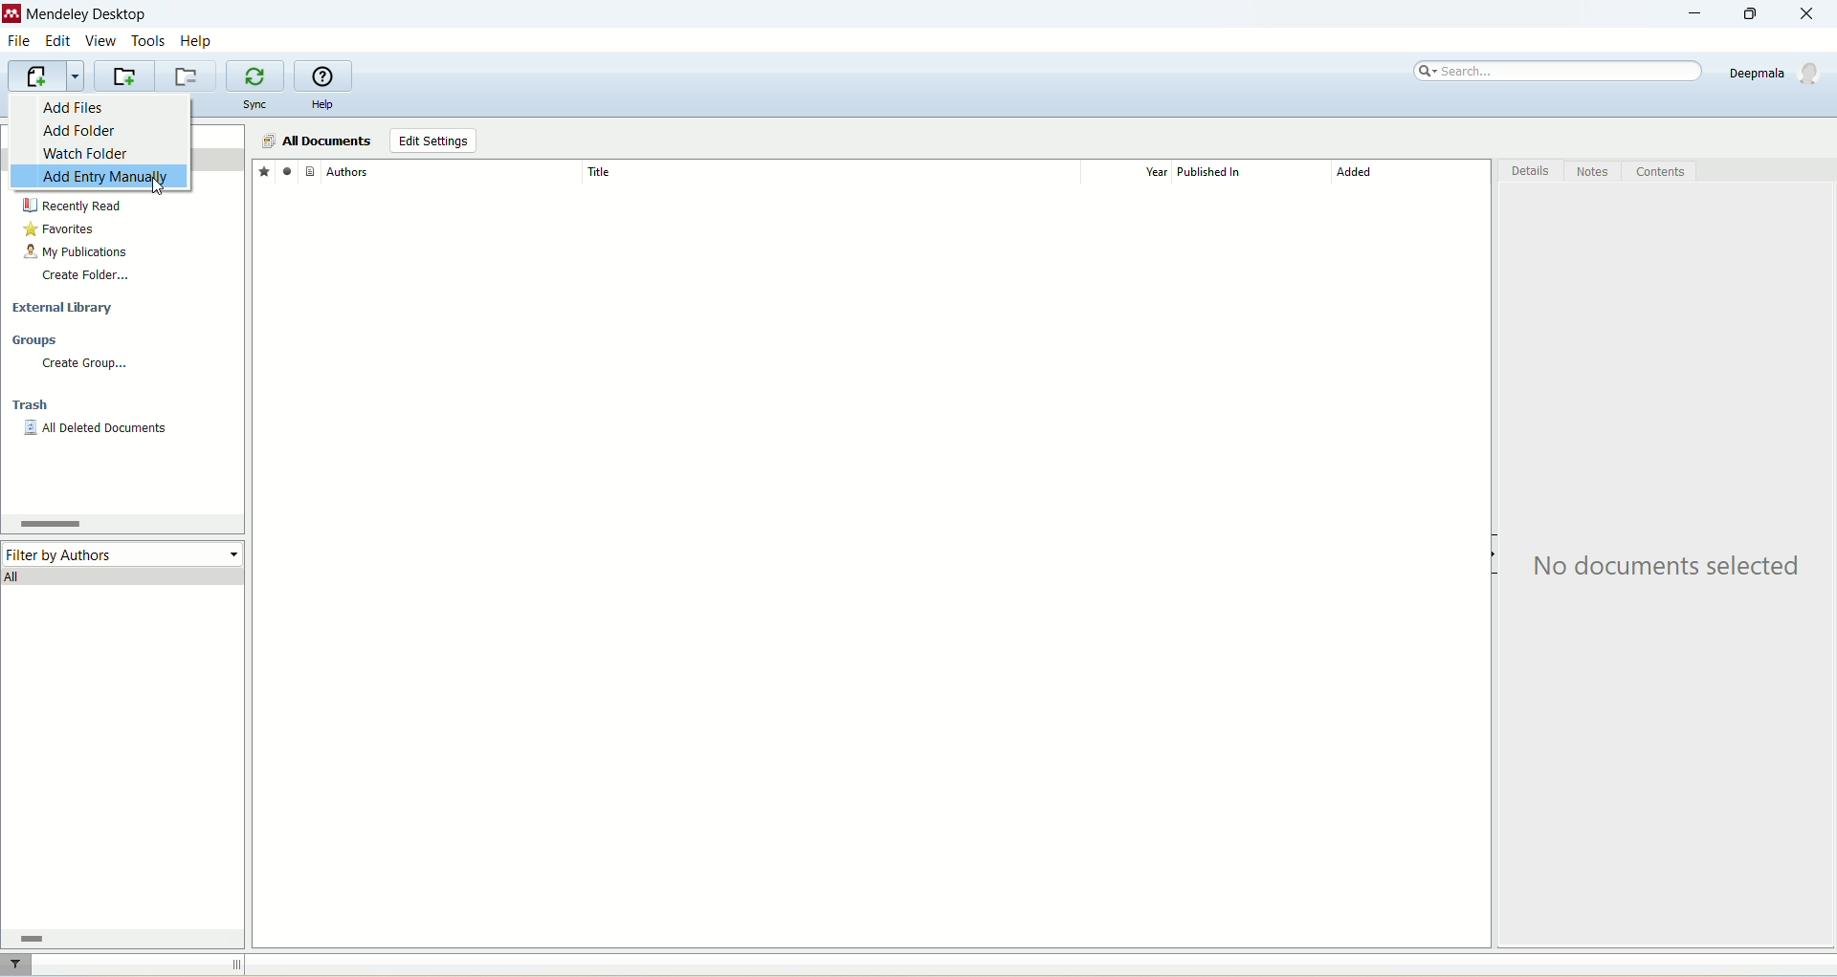 The width and height of the screenshot is (1837, 977). What do you see at coordinates (124, 76) in the screenshot?
I see `create a new folder` at bounding box center [124, 76].